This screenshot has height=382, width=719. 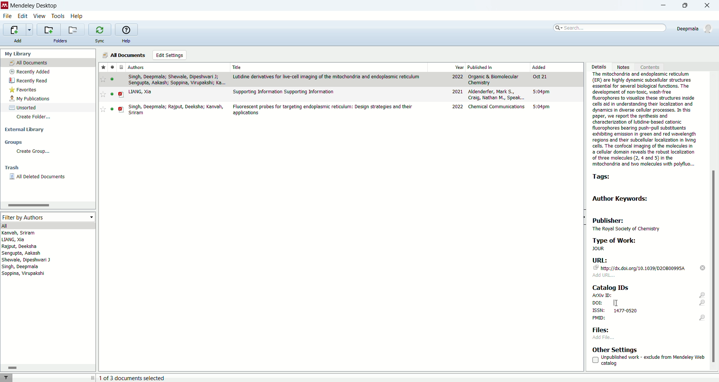 What do you see at coordinates (72, 30) in the screenshot?
I see `remove current folder` at bounding box center [72, 30].